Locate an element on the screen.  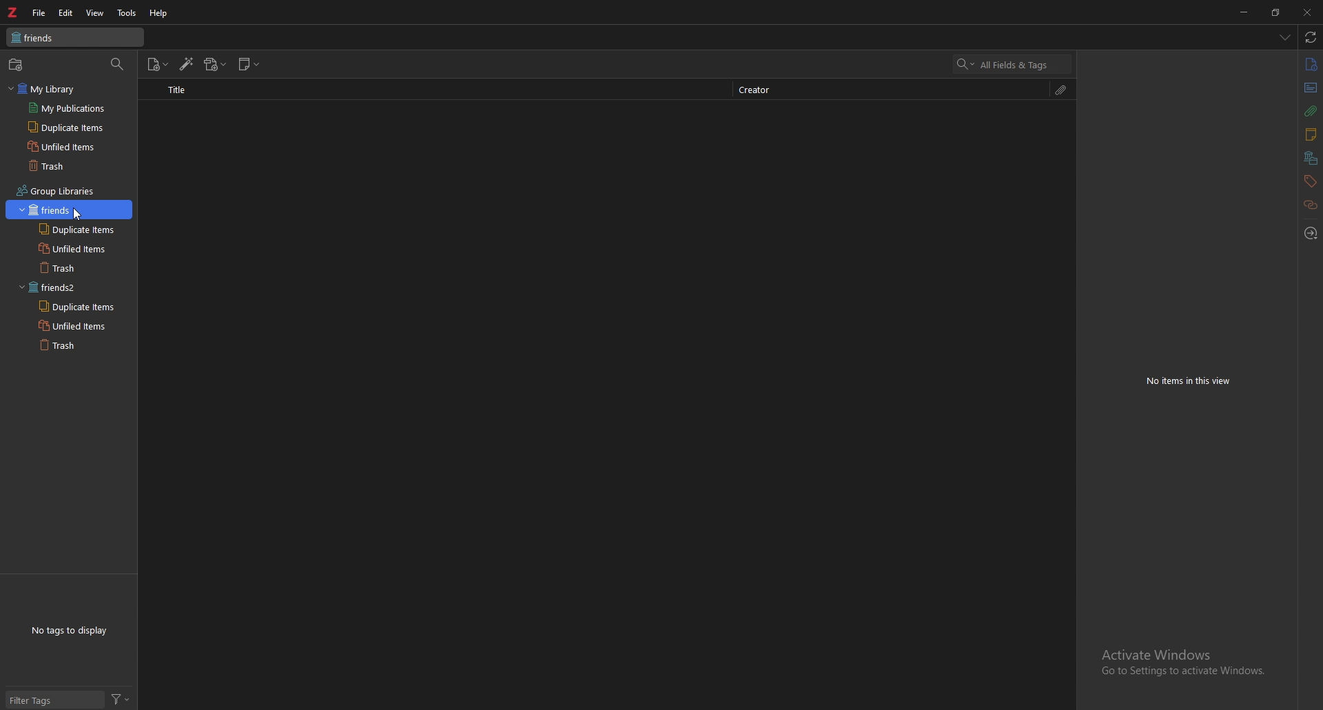
creator is located at coordinates (769, 88).